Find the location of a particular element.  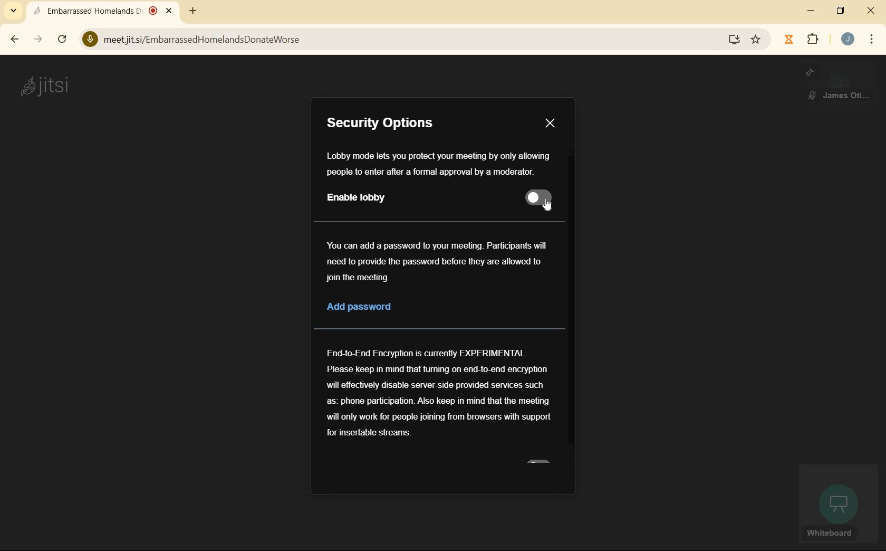

INFOR MATION ON END-TO-END ENCRYPTION is located at coordinates (439, 392).